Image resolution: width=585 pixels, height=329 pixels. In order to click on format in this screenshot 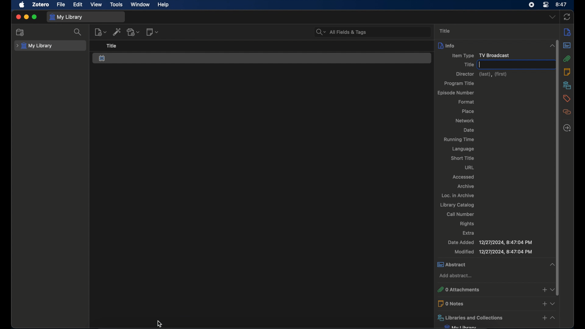, I will do `click(466, 101)`.